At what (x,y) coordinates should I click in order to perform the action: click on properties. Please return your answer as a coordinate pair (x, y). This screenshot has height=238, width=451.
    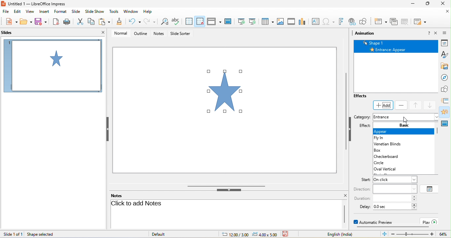
    Looking at the image, I should click on (446, 43).